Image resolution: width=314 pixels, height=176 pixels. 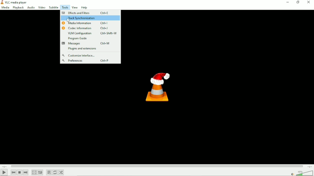 What do you see at coordinates (68, 20) in the screenshot?
I see `Cursor` at bounding box center [68, 20].